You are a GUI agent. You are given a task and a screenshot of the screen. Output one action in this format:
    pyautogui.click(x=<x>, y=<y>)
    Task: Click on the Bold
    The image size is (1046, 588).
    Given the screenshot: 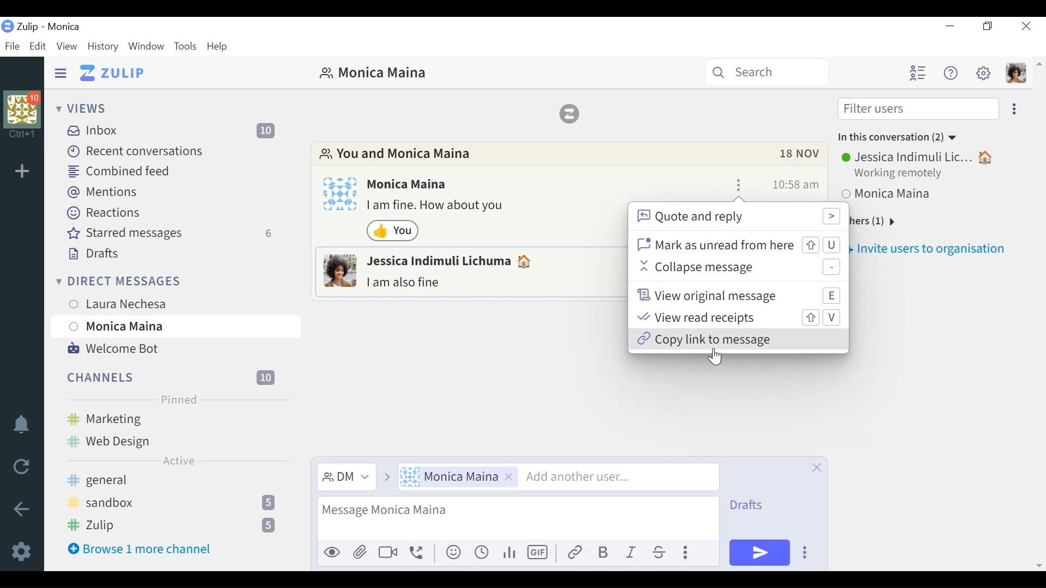 What is the action you would take?
    pyautogui.click(x=603, y=553)
    